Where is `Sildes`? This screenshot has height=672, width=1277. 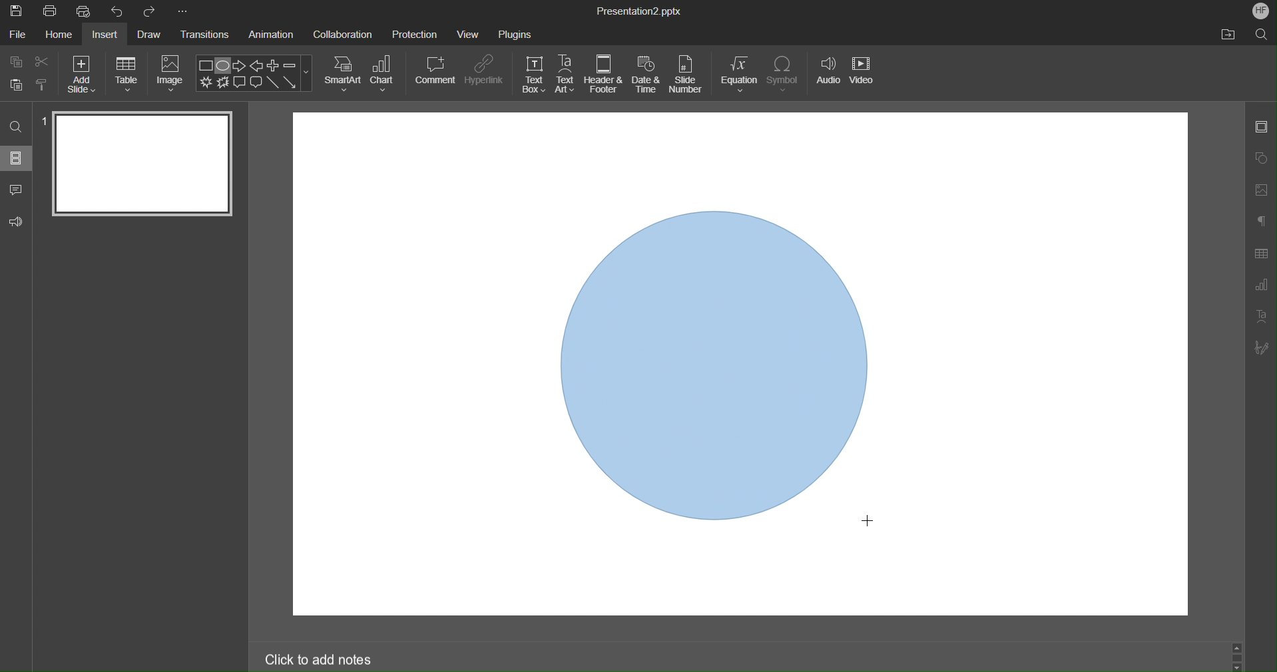 Sildes is located at coordinates (17, 158).